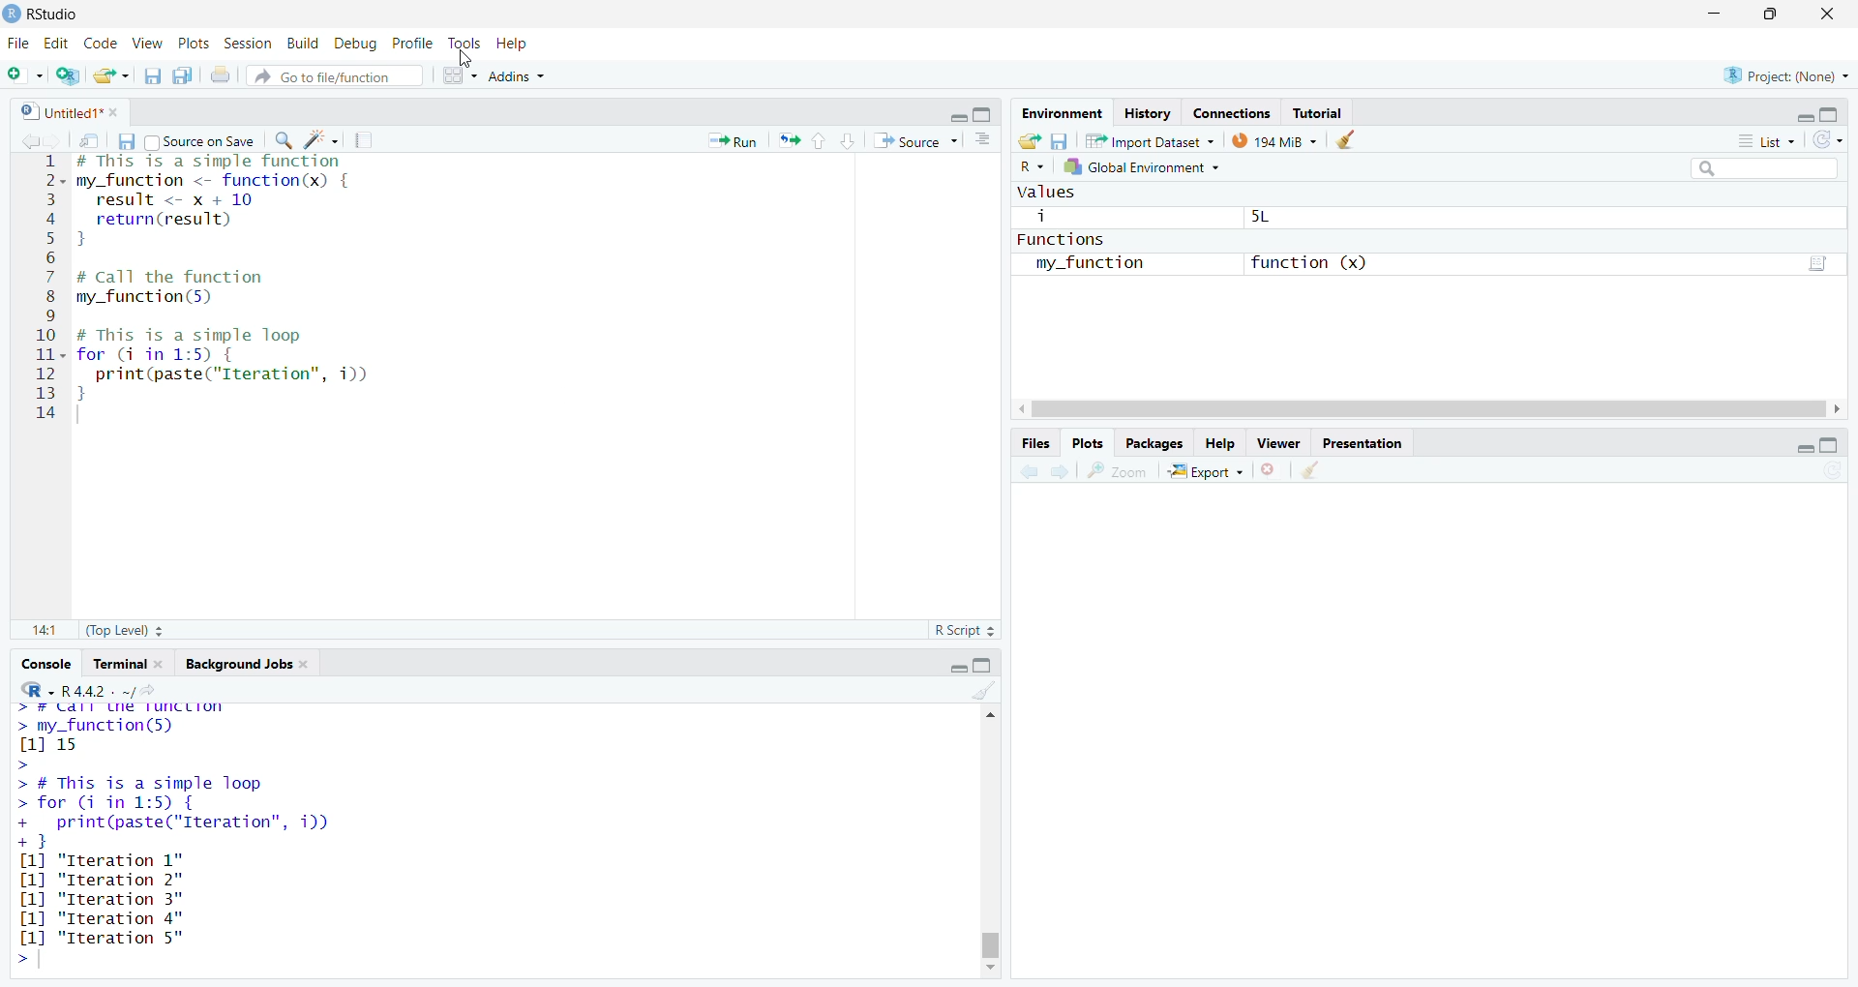 This screenshot has width=1858, height=987. Describe the element at coordinates (1024, 409) in the screenshot. I see `move left` at that location.